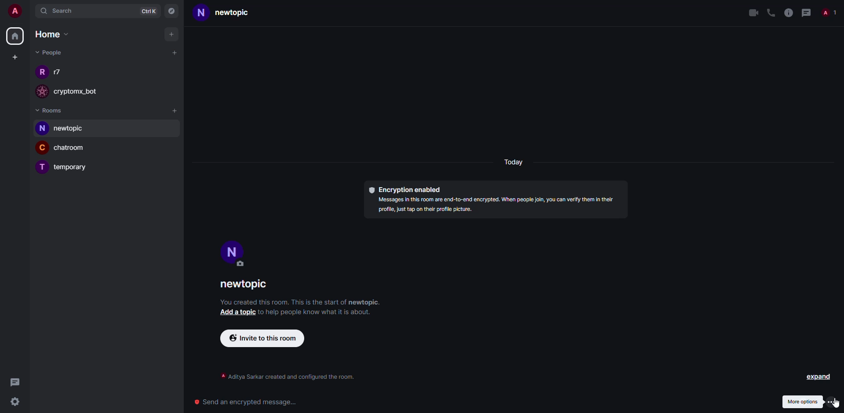 Image resolution: width=844 pixels, height=413 pixels. What do you see at coordinates (58, 72) in the screenshot?
I see `people` at bounding box center [58, 72].